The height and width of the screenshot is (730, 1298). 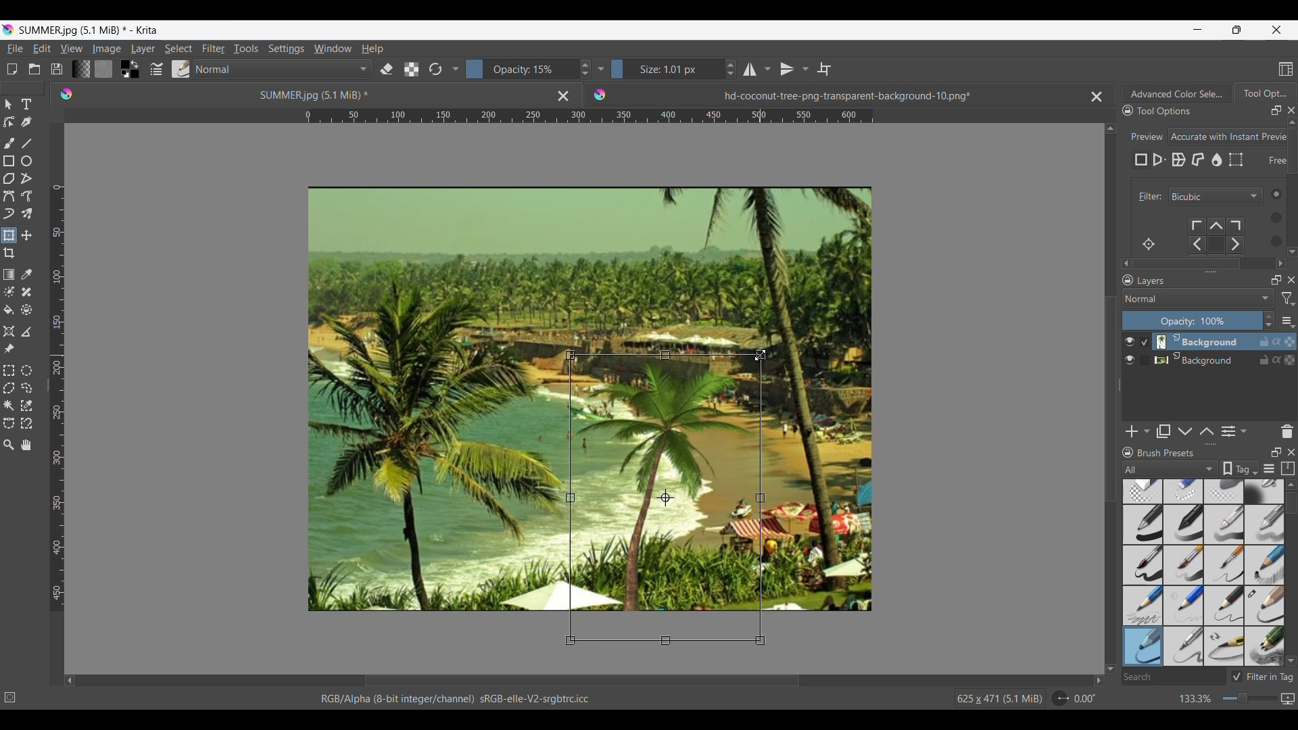 I want to click on Edit, so click(x=41, y=48).